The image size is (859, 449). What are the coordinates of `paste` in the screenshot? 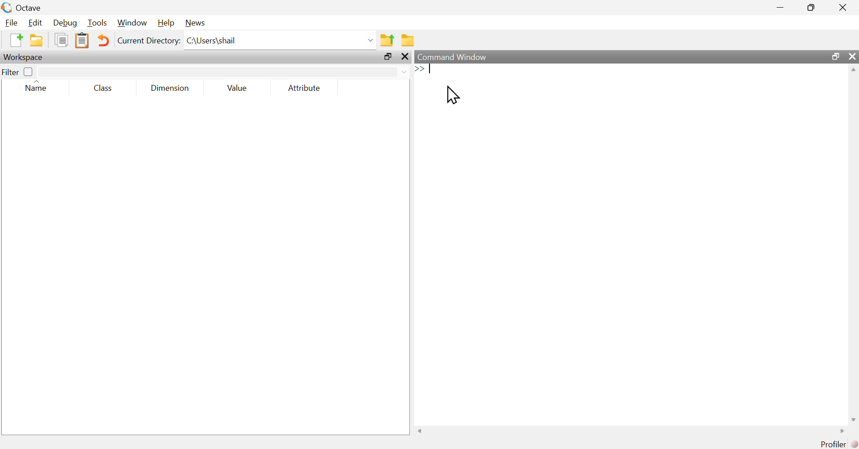 It's located at (83, 40).